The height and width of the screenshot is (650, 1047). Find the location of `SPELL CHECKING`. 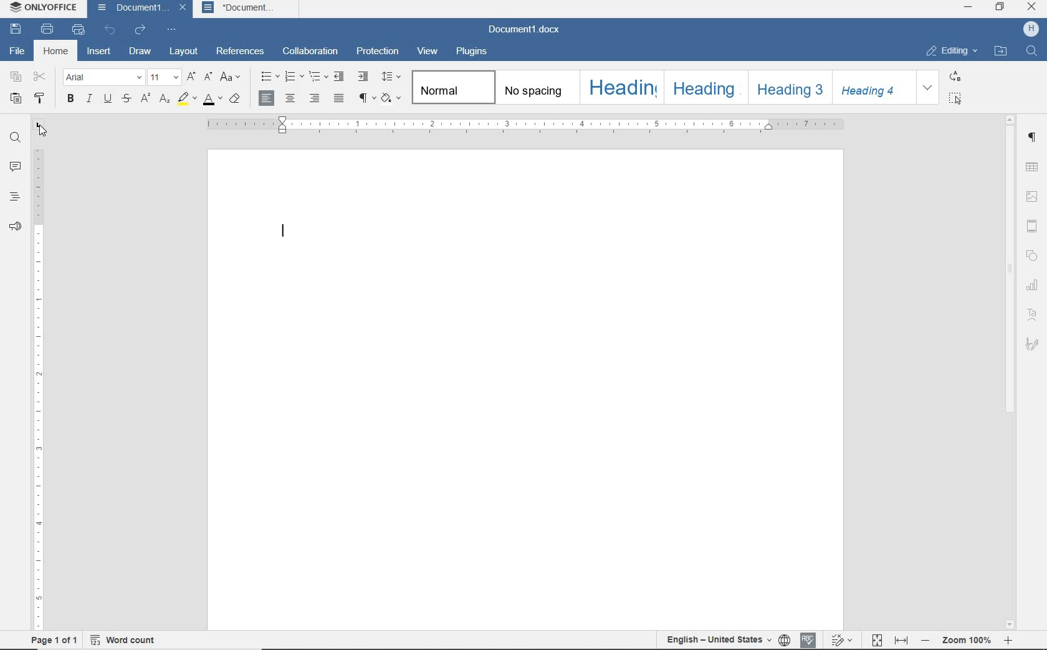

SPELL CHECKING is located at coordinates (807, 640).